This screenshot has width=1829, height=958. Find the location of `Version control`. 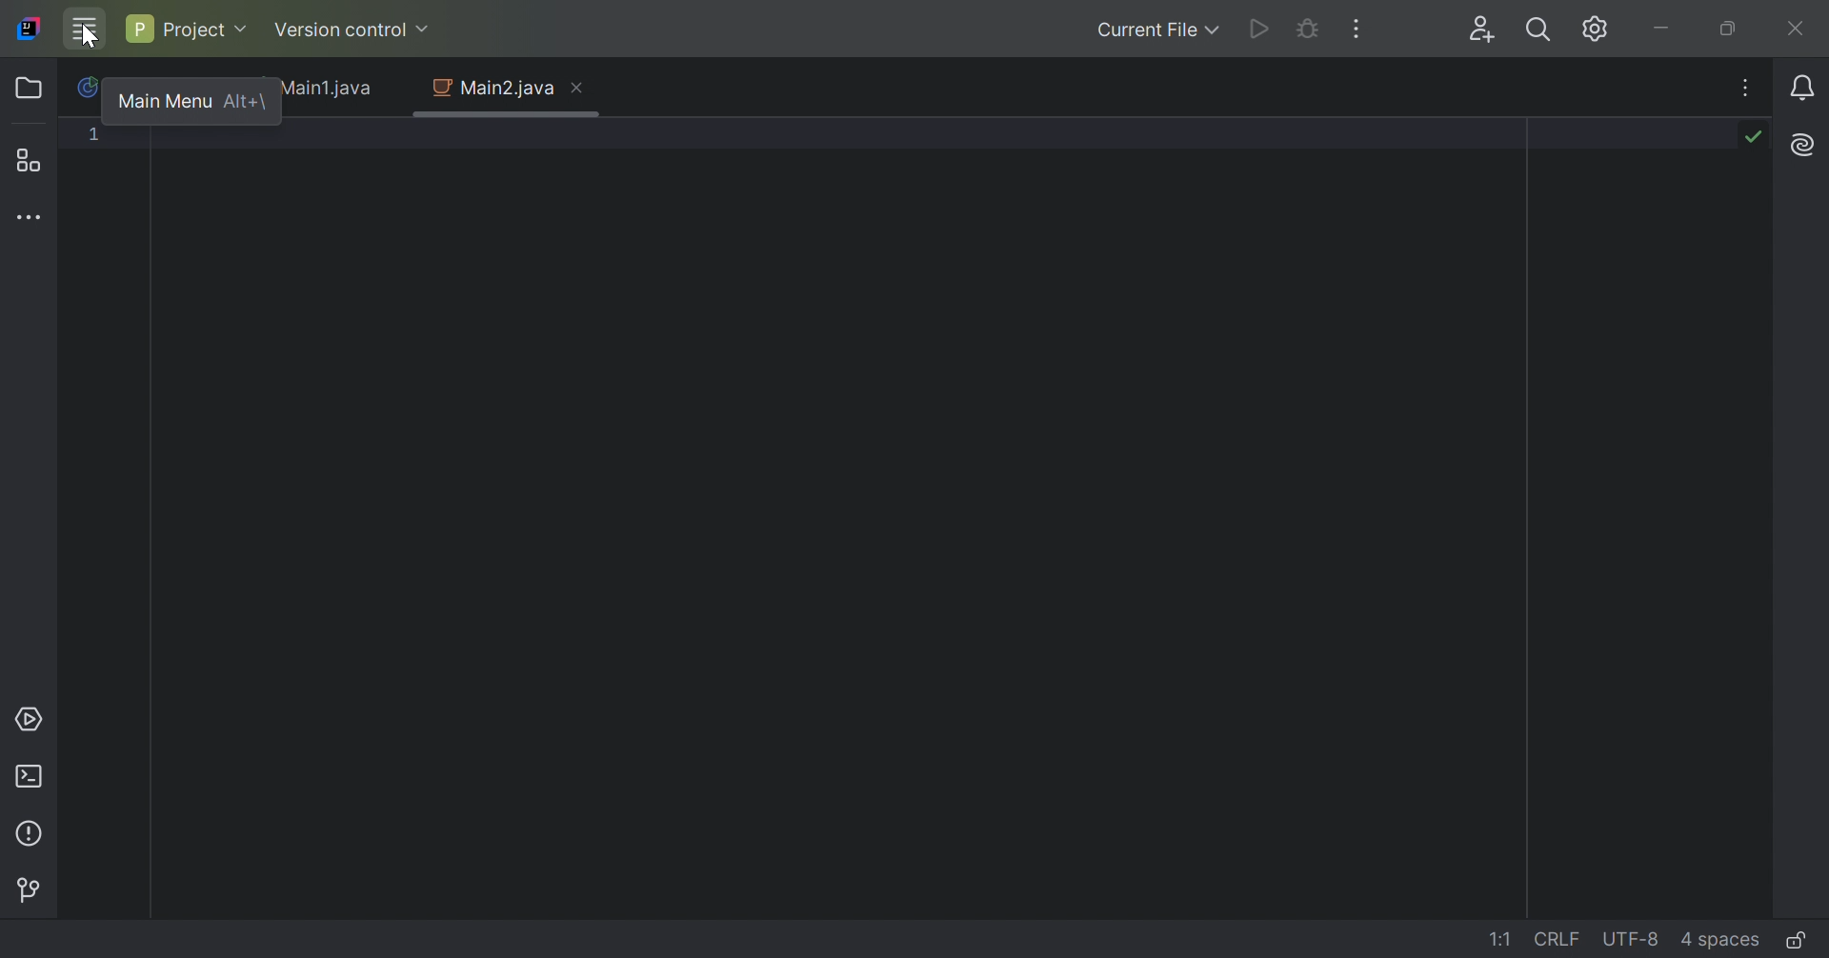

Version control is located at coordinates (34, 888).